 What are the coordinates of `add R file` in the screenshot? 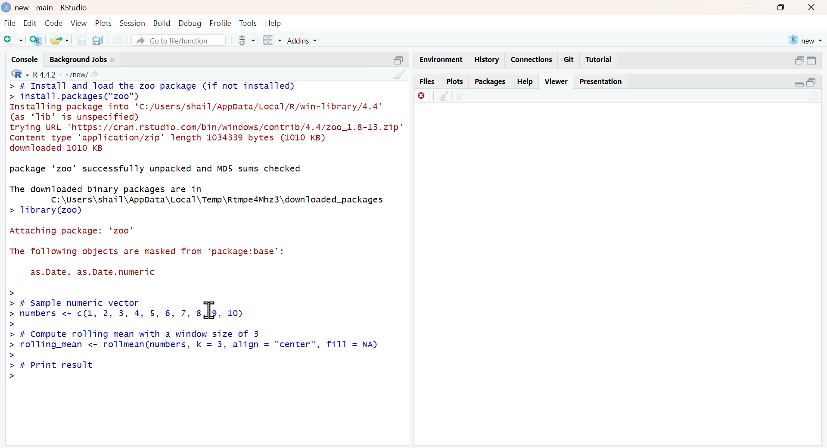 It's located at (37, 40).